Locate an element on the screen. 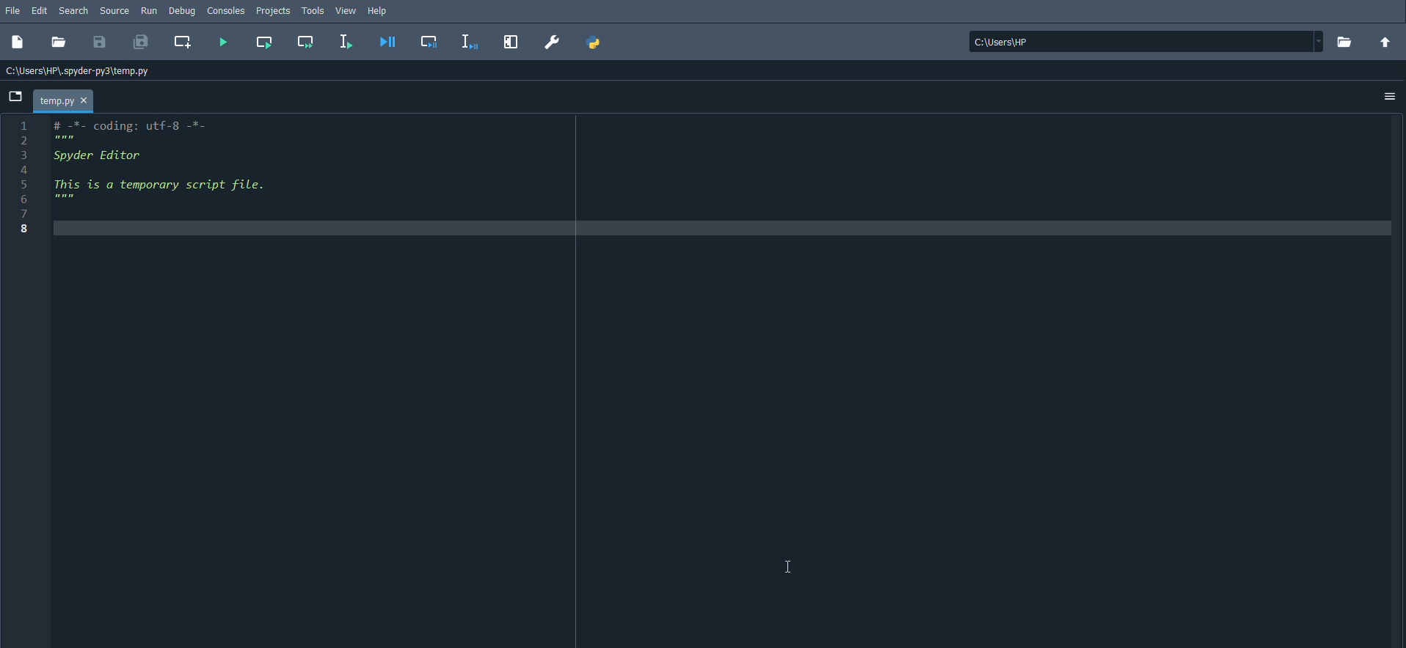 This screenshot has width=1406, height=648. Save all files is located at coordinates (142, 41).